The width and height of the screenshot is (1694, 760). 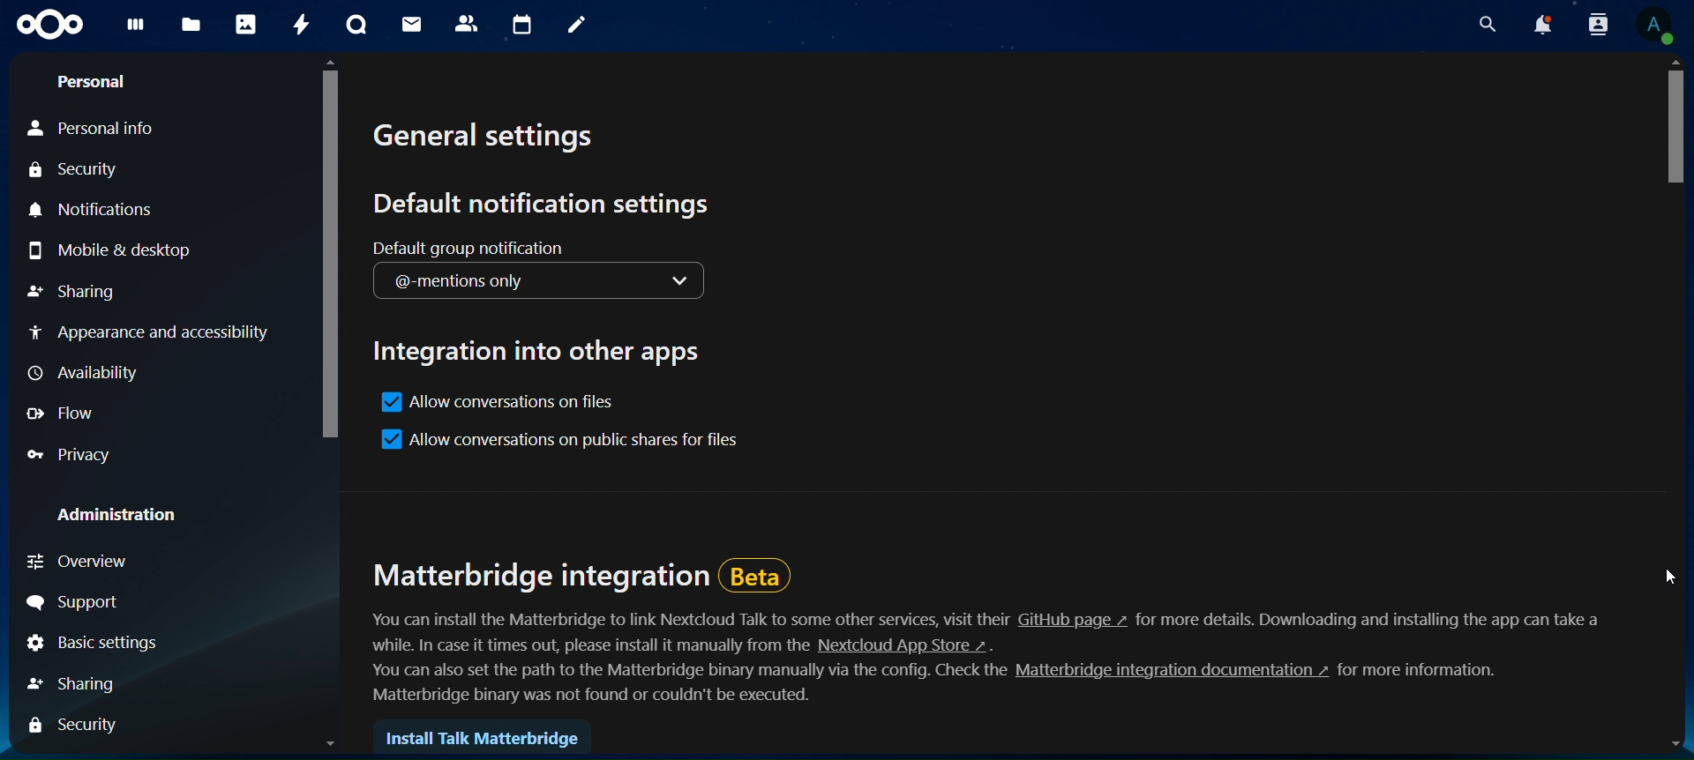 What do you see at coordinates (247, 25) in the screenshot?
I see `photos` at bounding box center [247, 25].